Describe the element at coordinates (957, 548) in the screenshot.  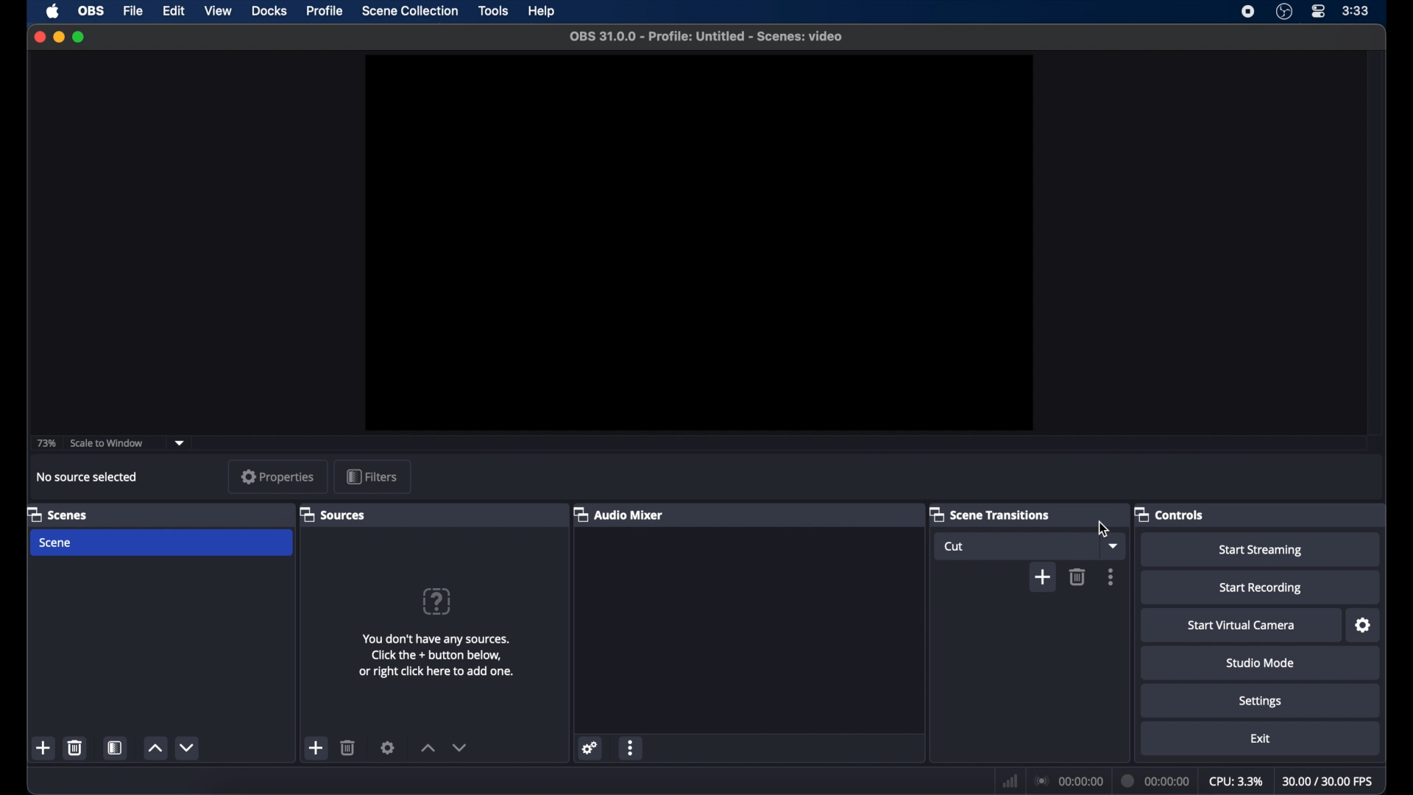
I see `cut` at that location.